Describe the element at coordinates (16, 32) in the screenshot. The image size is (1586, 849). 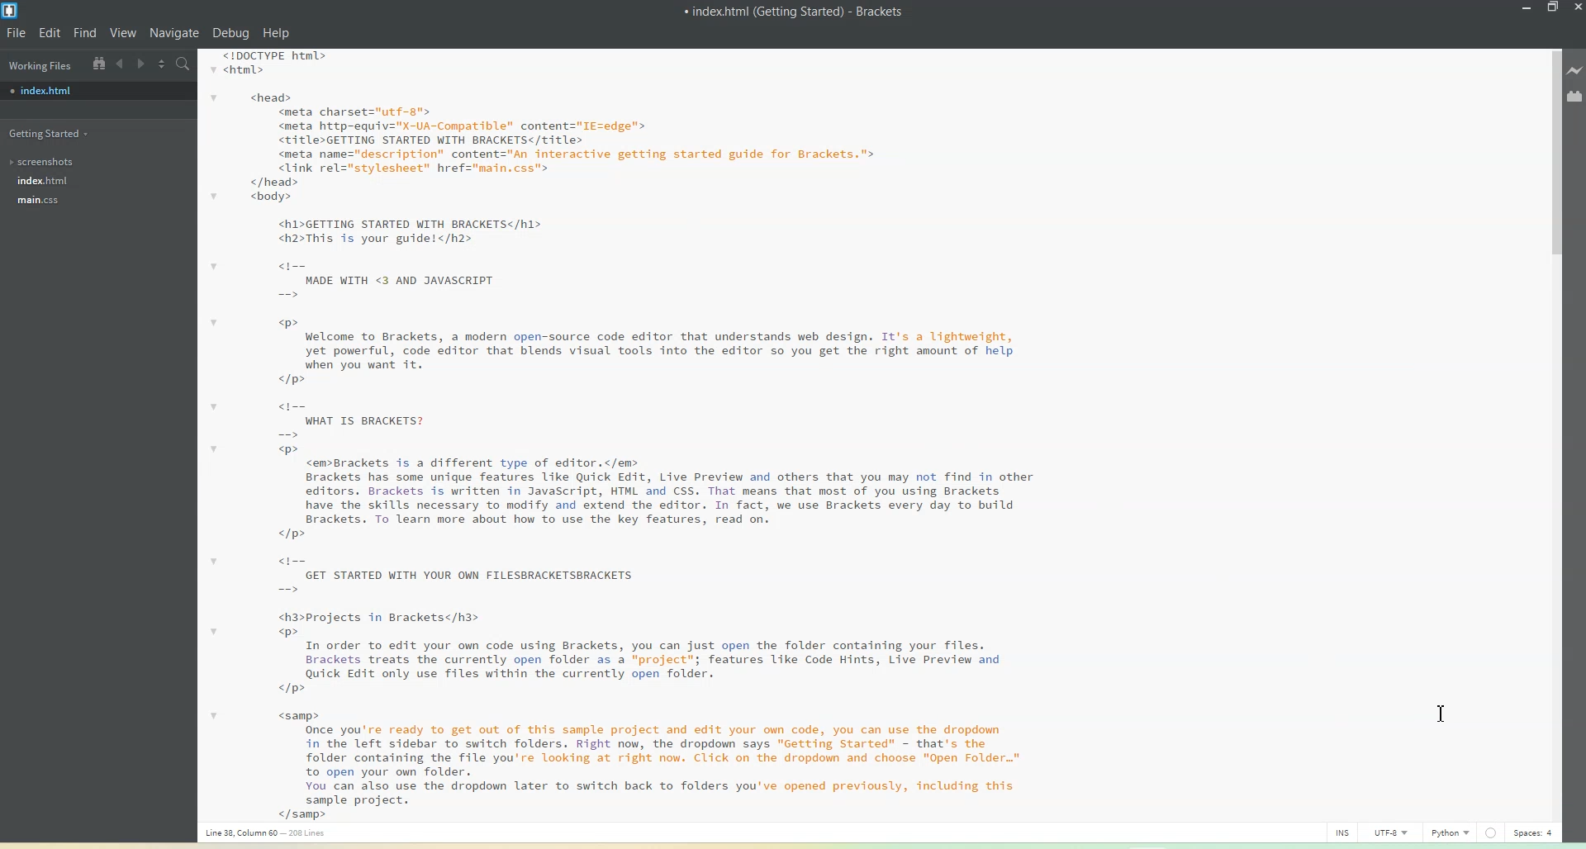
I see `File` at that location.